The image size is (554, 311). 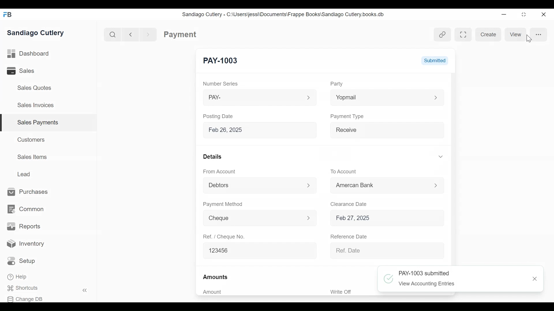 What do you see at coordinates (349, 237) in the screenshot?
I see `Reference Date` at bounding box center [349, 237].